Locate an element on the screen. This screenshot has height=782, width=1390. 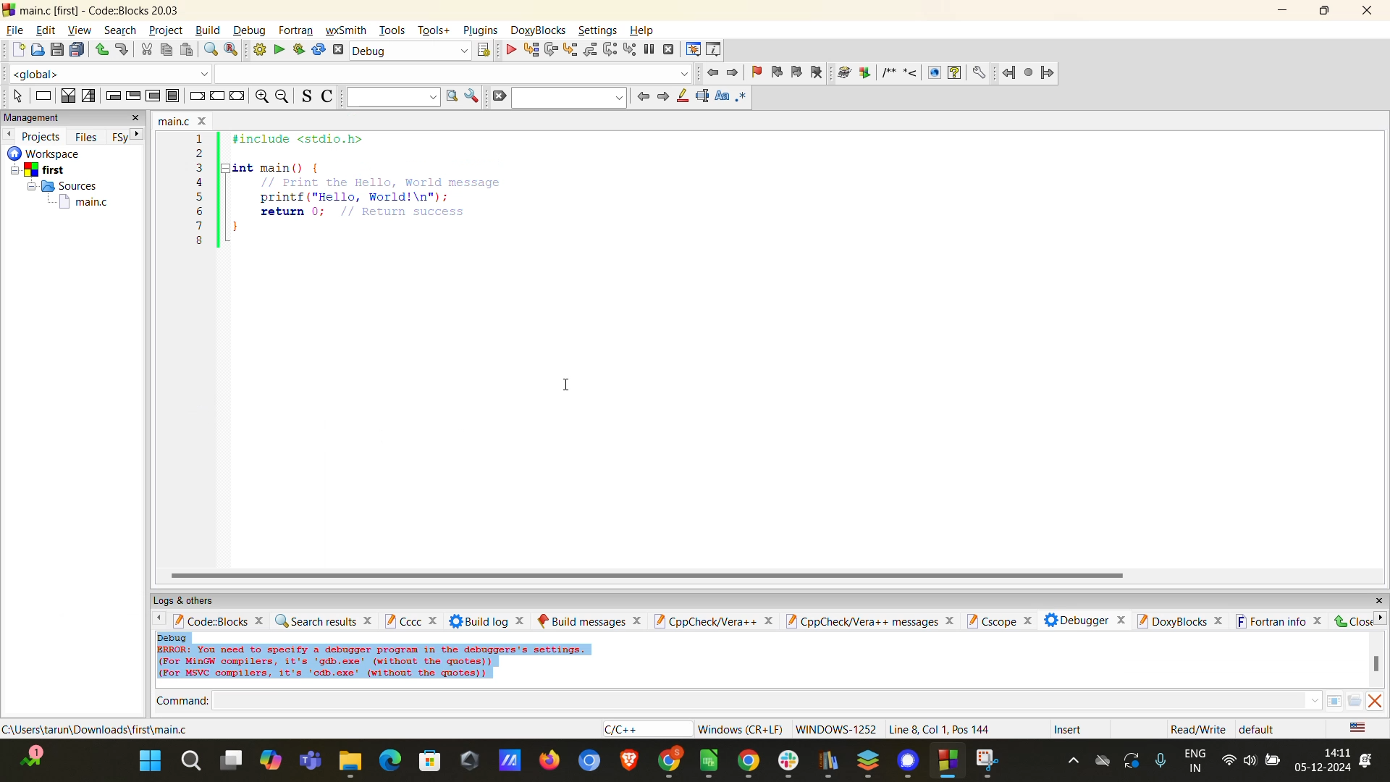
close is located at coordinates (1372, 10).